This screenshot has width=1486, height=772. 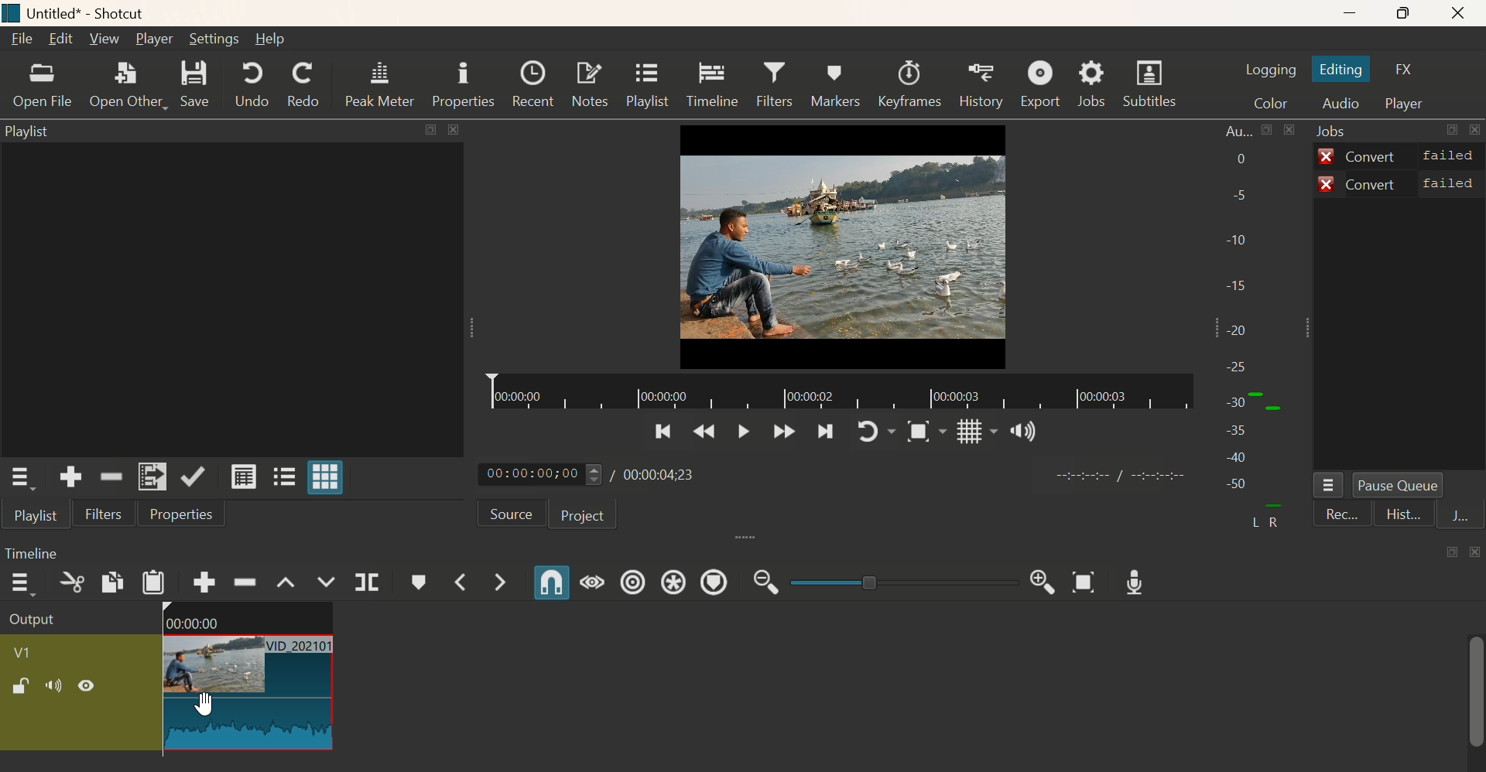 I want to click on restore, so click(x=1452, y=552).